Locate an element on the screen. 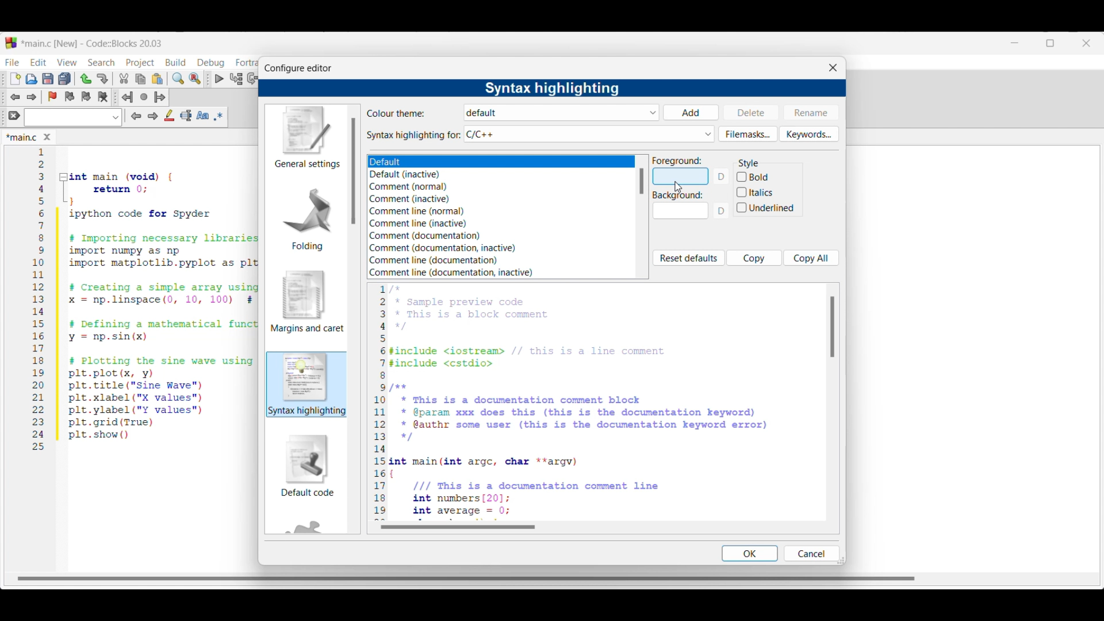  Toggle bookmarks is located at coordinates (52, 97).